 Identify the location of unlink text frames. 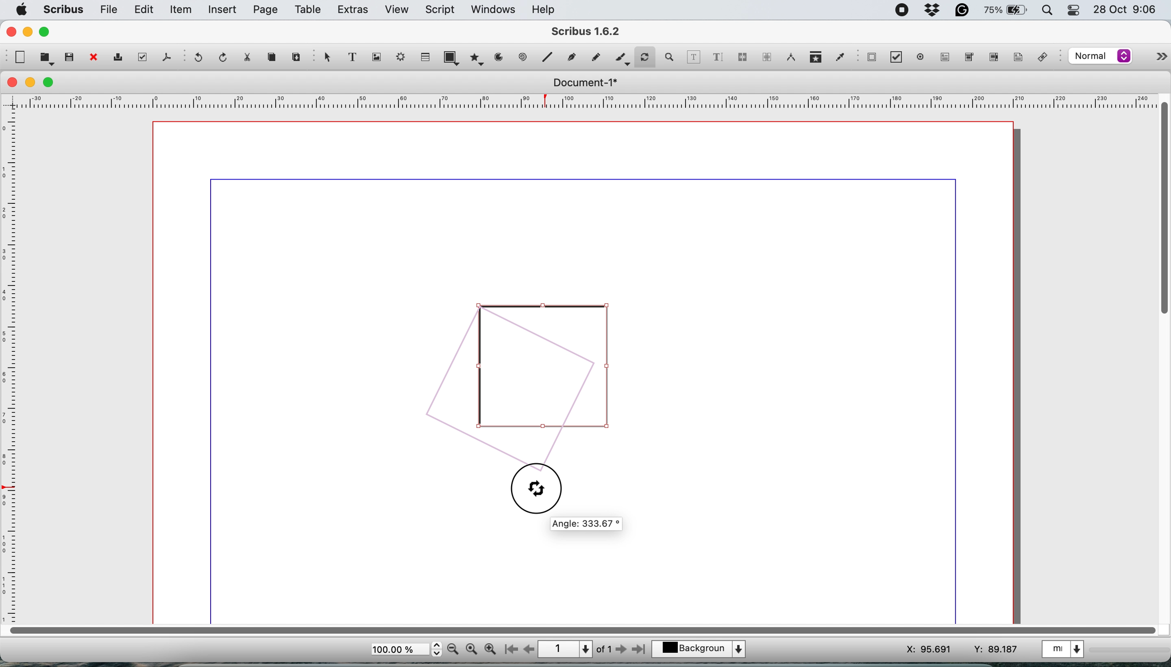
(766, 58).